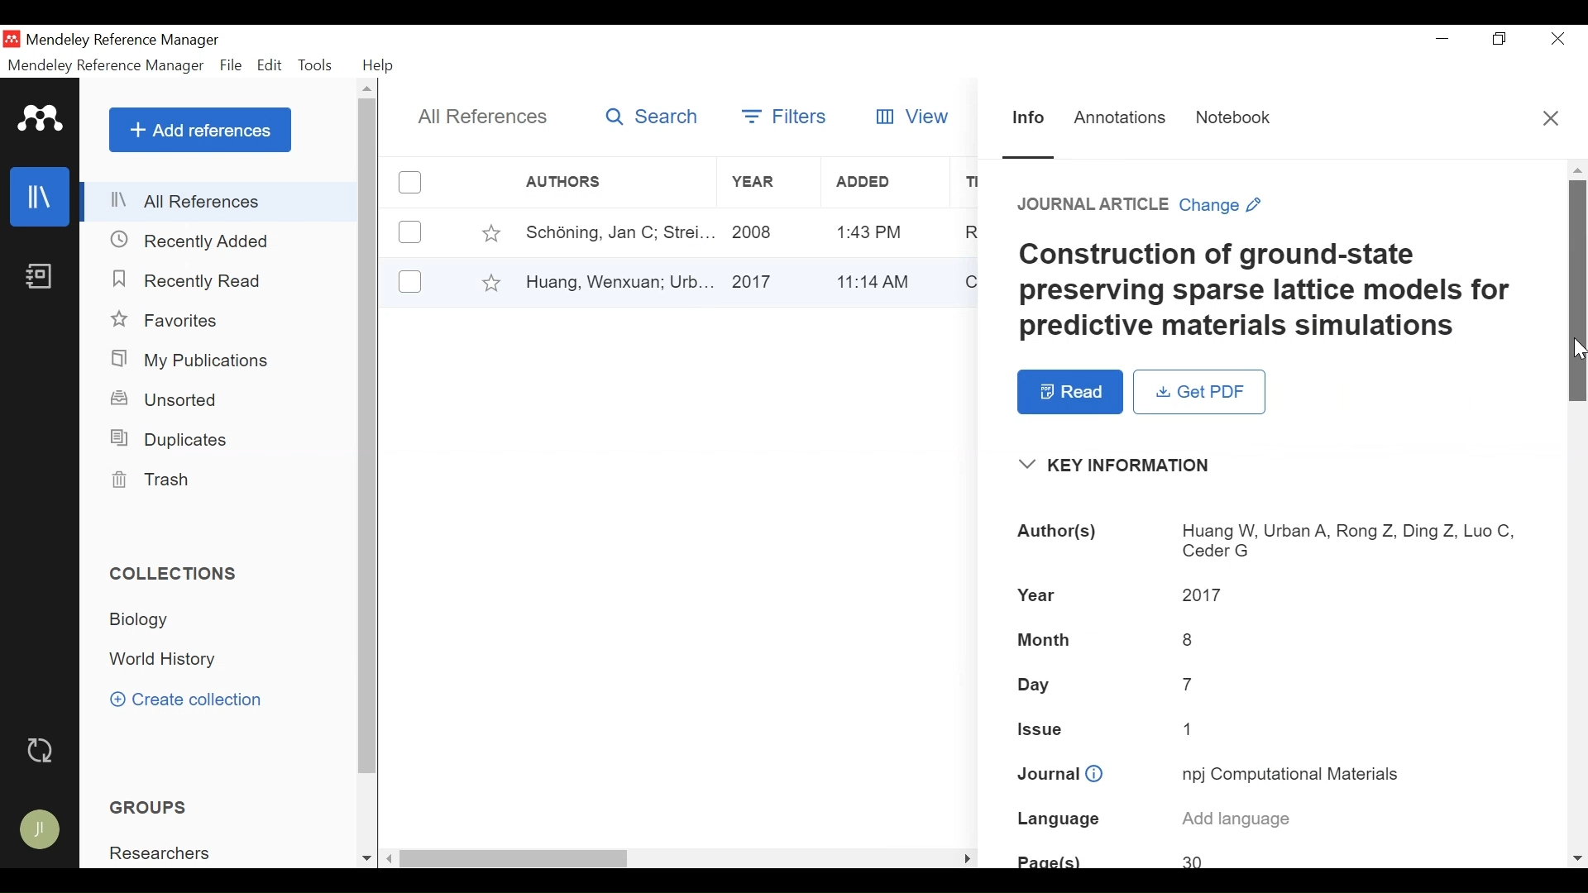  I want to click on Annotations, so click(1121, 120).